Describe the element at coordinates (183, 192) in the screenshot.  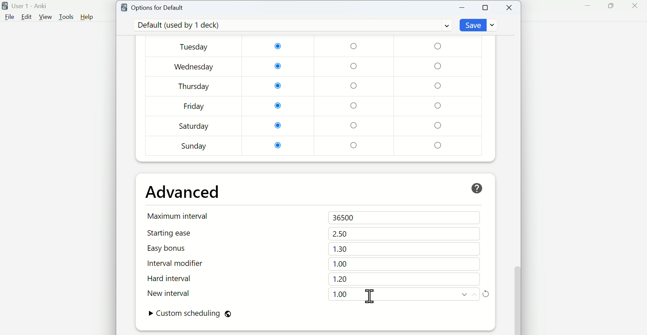
I see `Advanced` at that location.